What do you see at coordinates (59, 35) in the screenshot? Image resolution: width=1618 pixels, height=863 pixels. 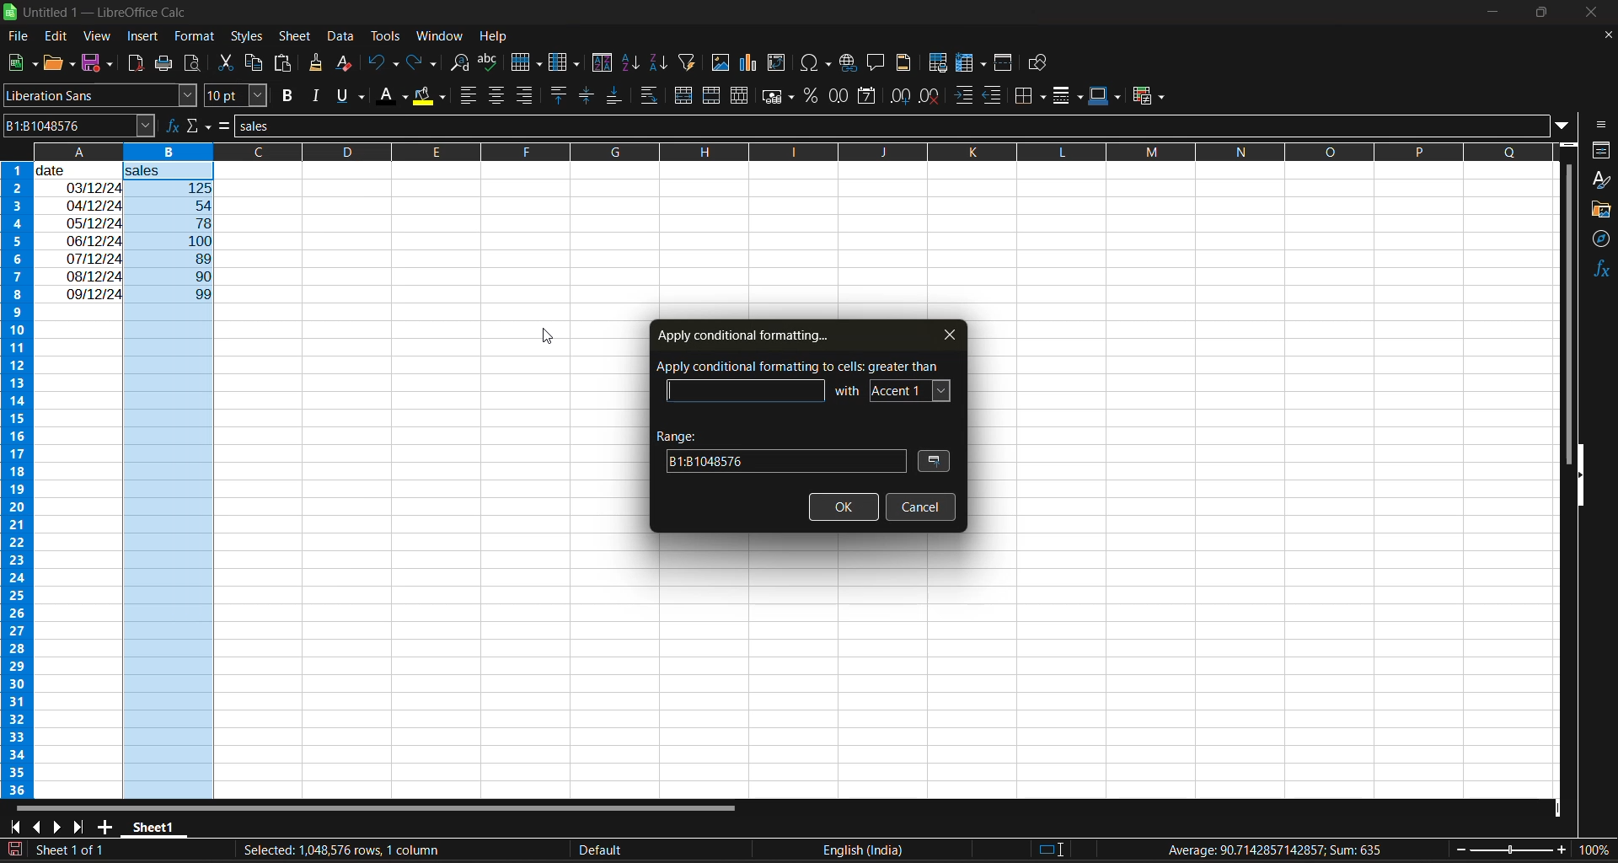 I see `edit` at bounding box center [59, 35].